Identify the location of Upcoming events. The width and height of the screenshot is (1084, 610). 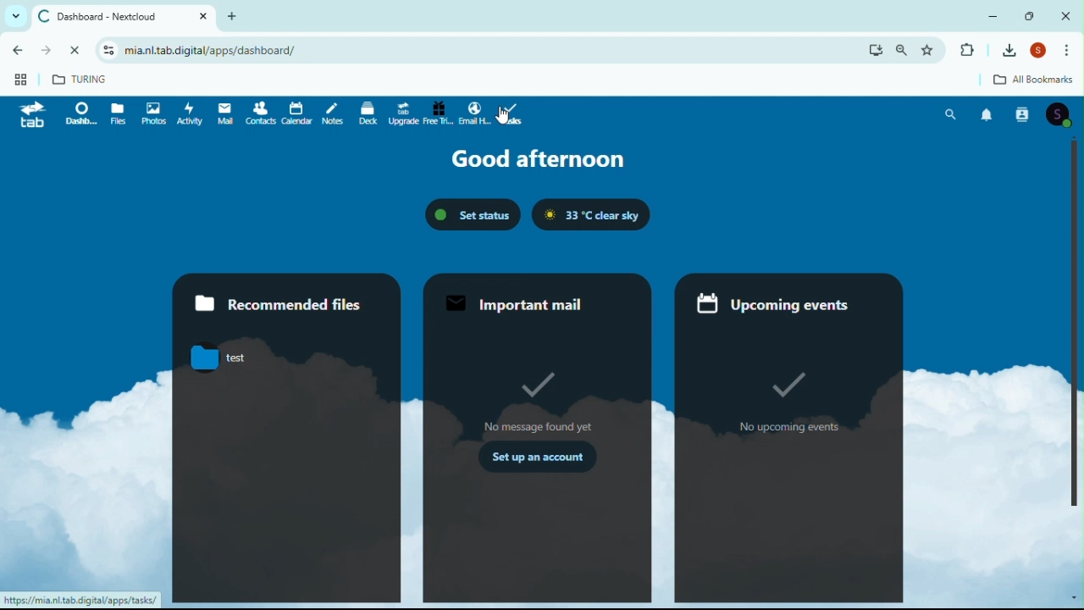
(789, 300).